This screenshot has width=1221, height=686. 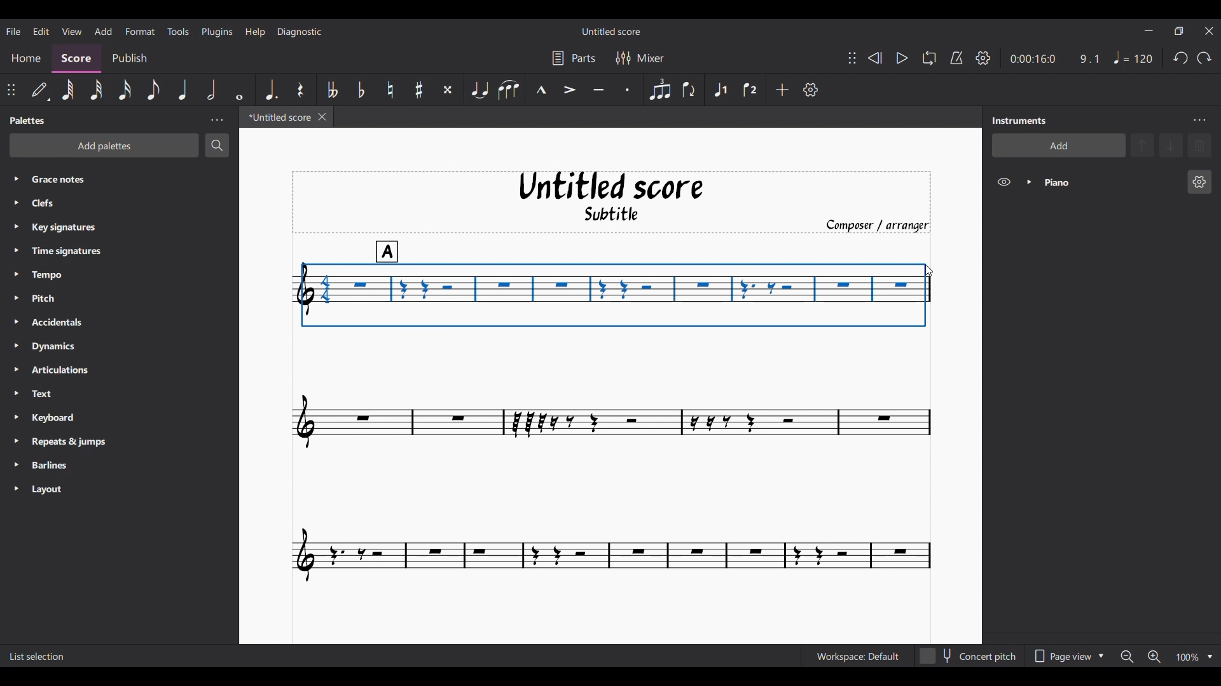 What do you see at coordinates (569, 90) in the screenshot?
I see `Accent` at bounding box center [569, 90].